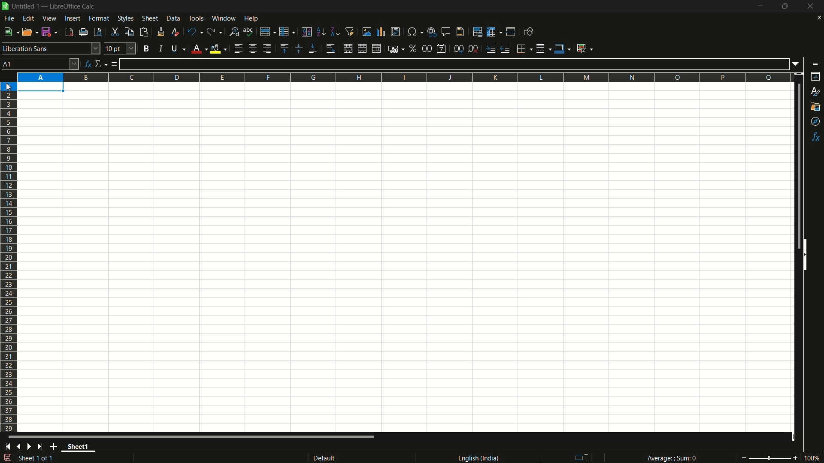  Describe the element at coordinates (377, 48) in the screenshot. I see `unmerge cells` at that location.